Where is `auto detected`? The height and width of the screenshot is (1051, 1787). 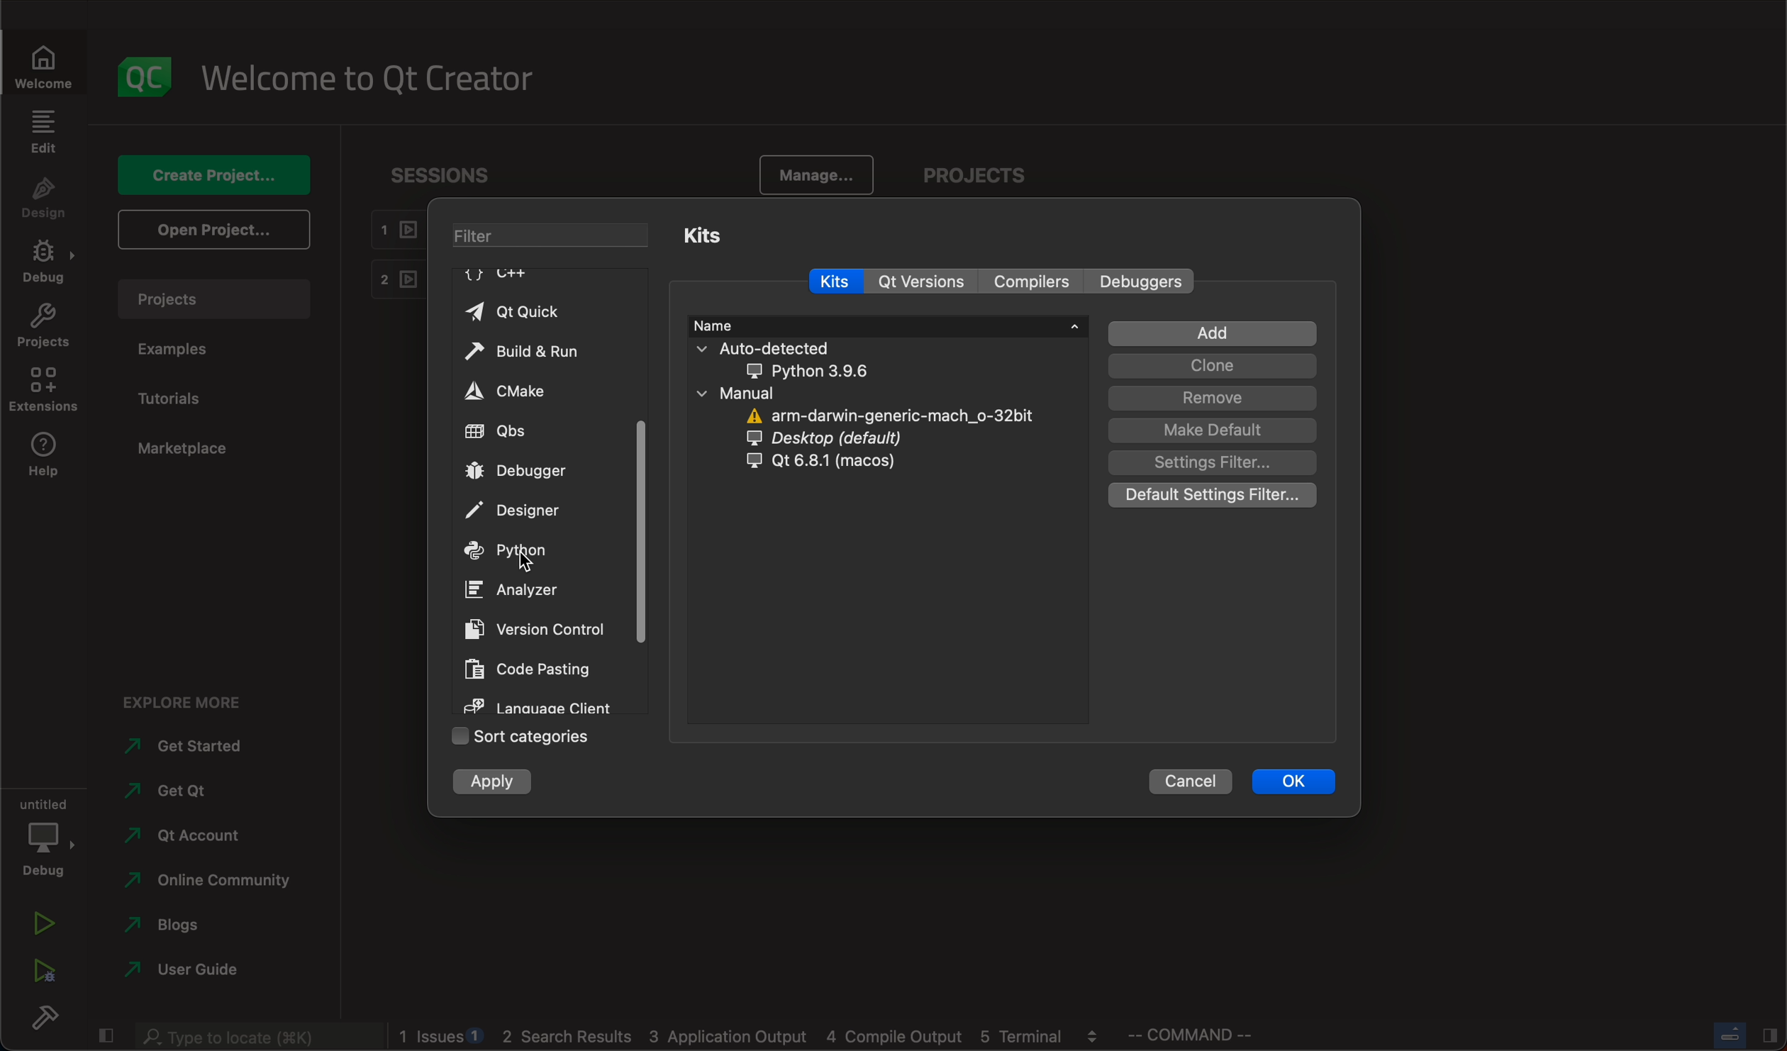 auto detected is located at coordinates (812, 360).